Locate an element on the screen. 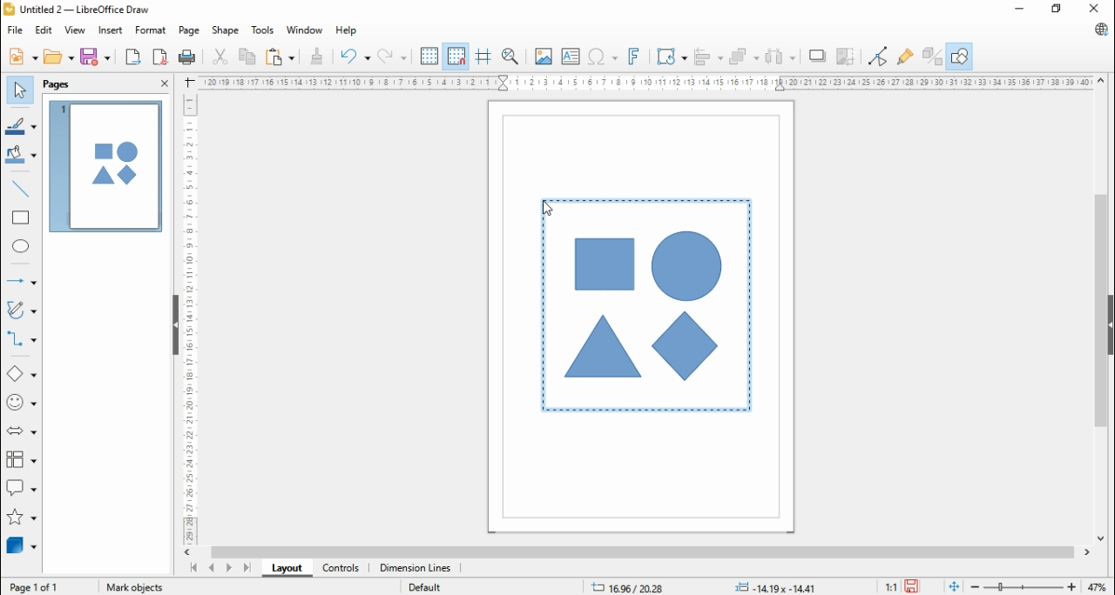 The image size is (1115, 595). fill color is located at coordinates (21, 155).